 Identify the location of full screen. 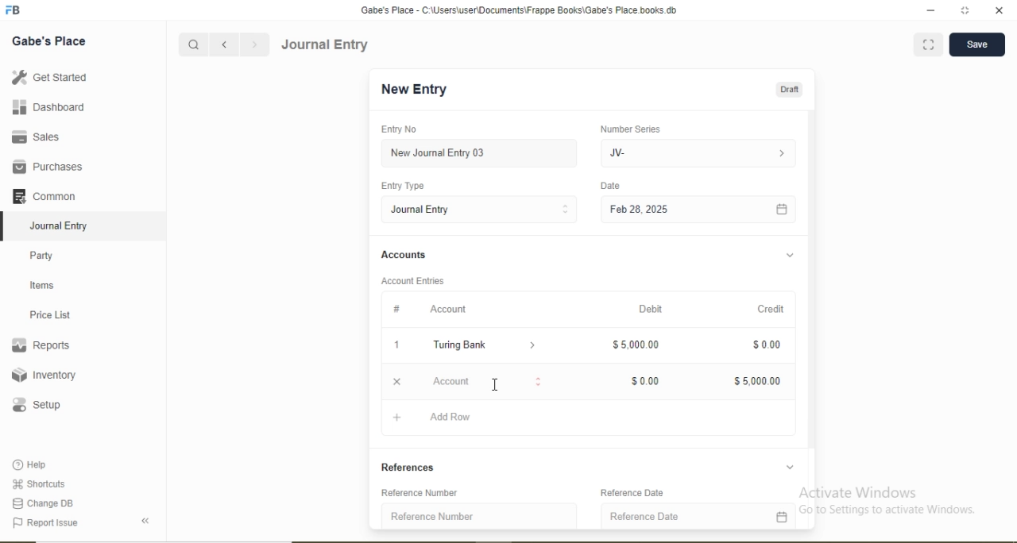
(965, 10).